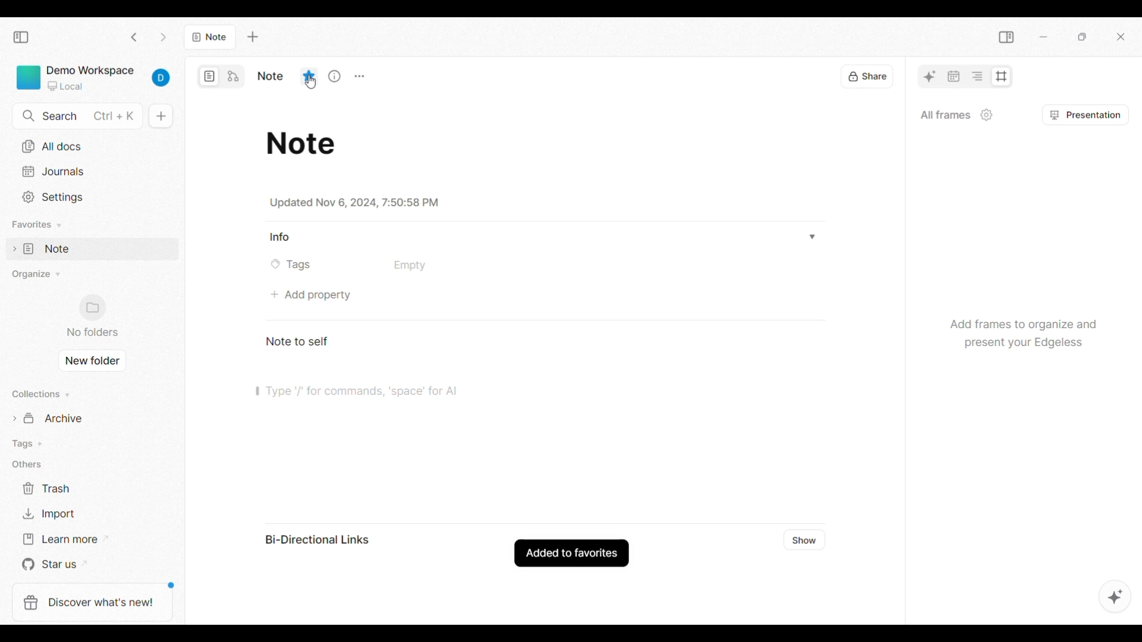 The image size is (1142, 642). What do you see at coordinates (977, 76) in the screenshot?
I see `Table of contents` at bounding box center [977, 76].